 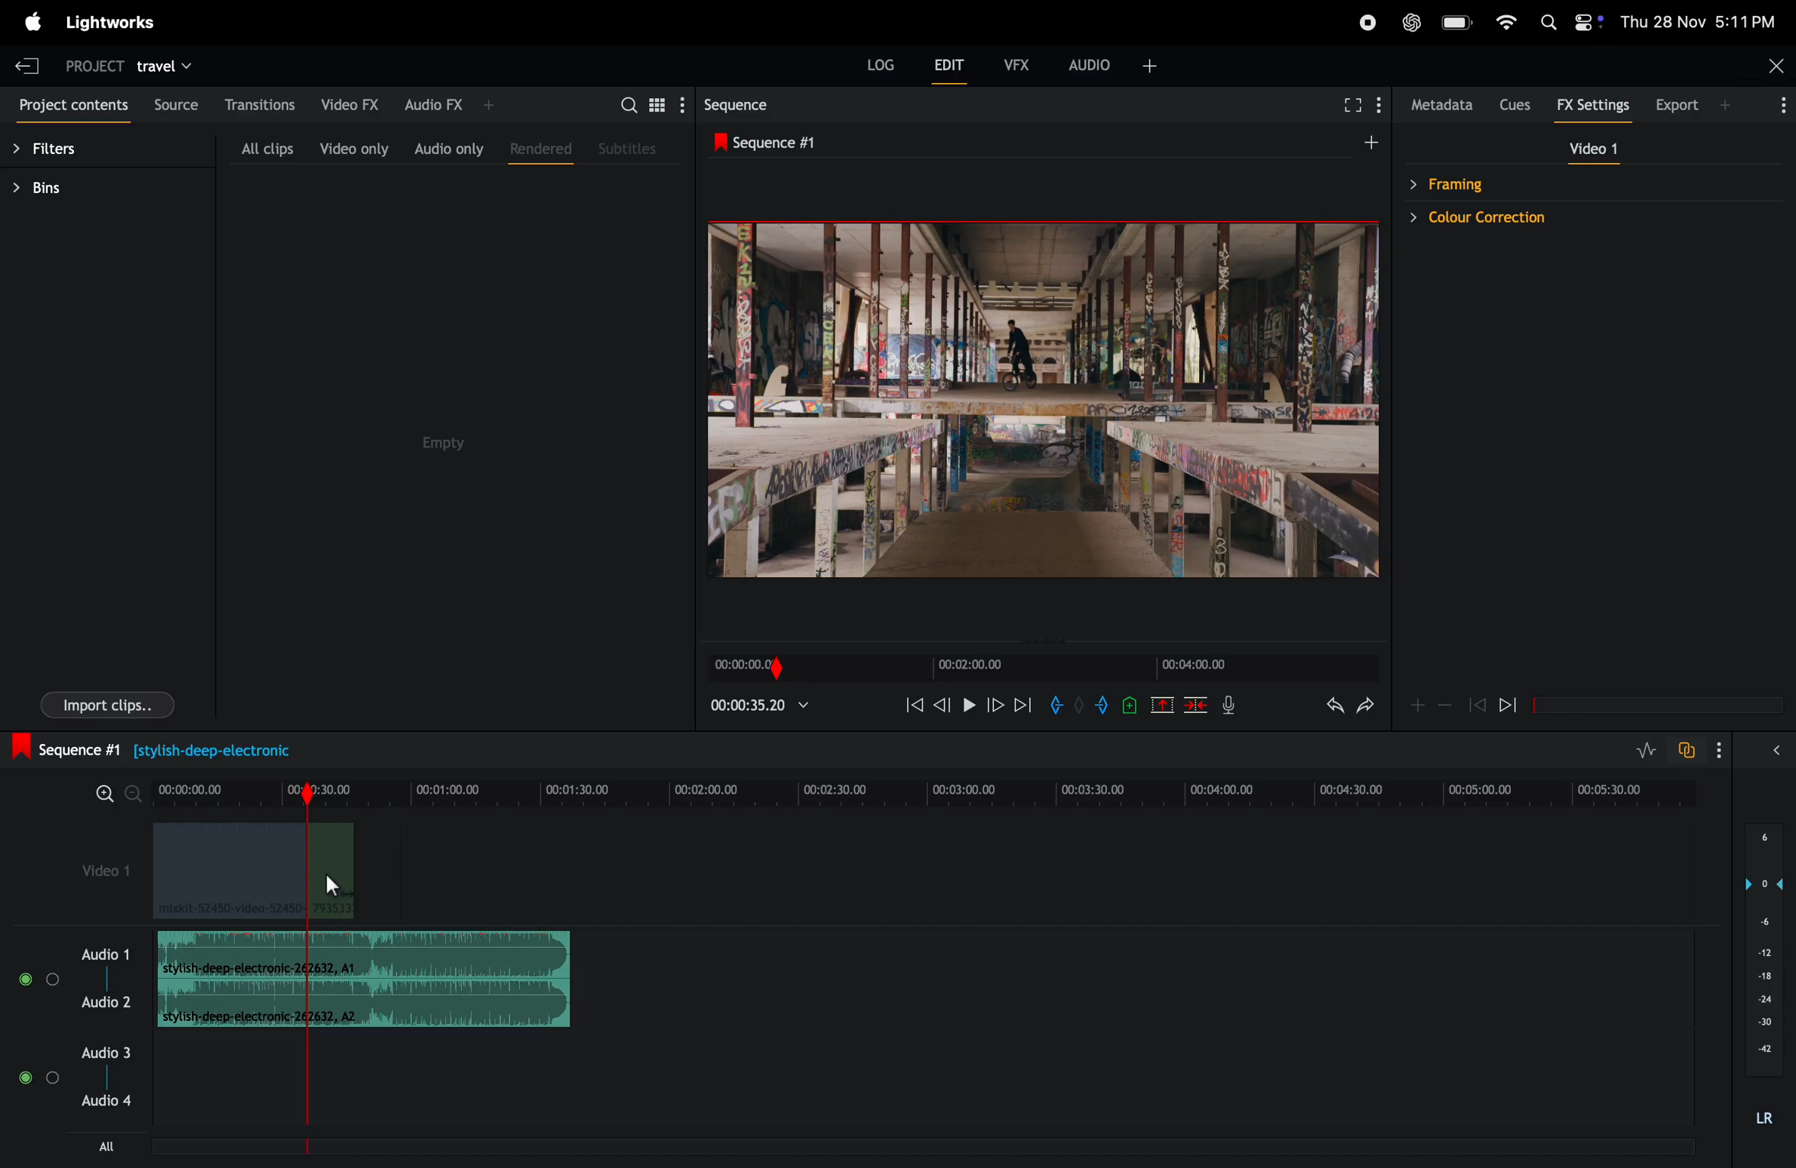 I want to click on playback time, so click(x=764, y=708).